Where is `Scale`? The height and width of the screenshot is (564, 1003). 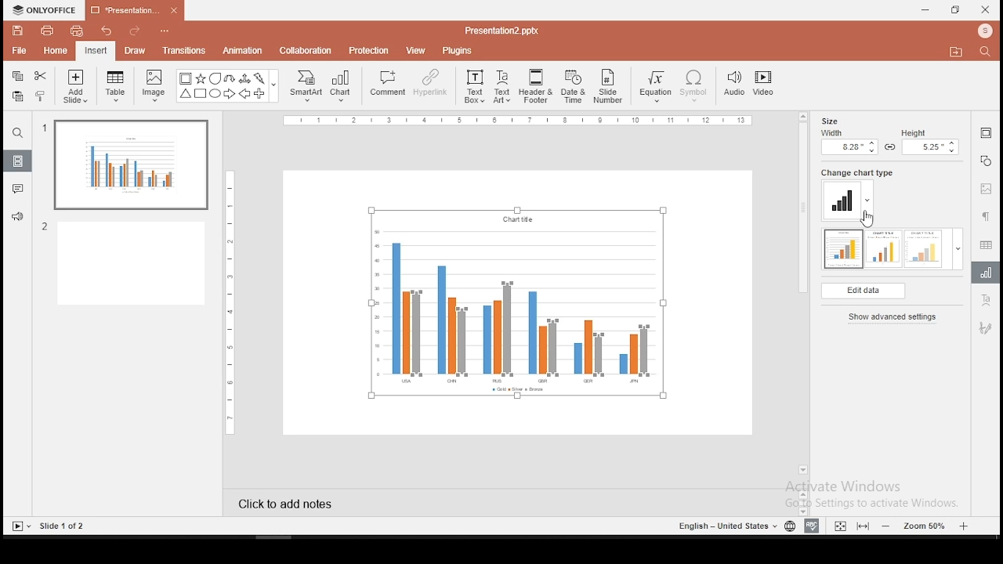
Scale is located at coordinates (516, 121).